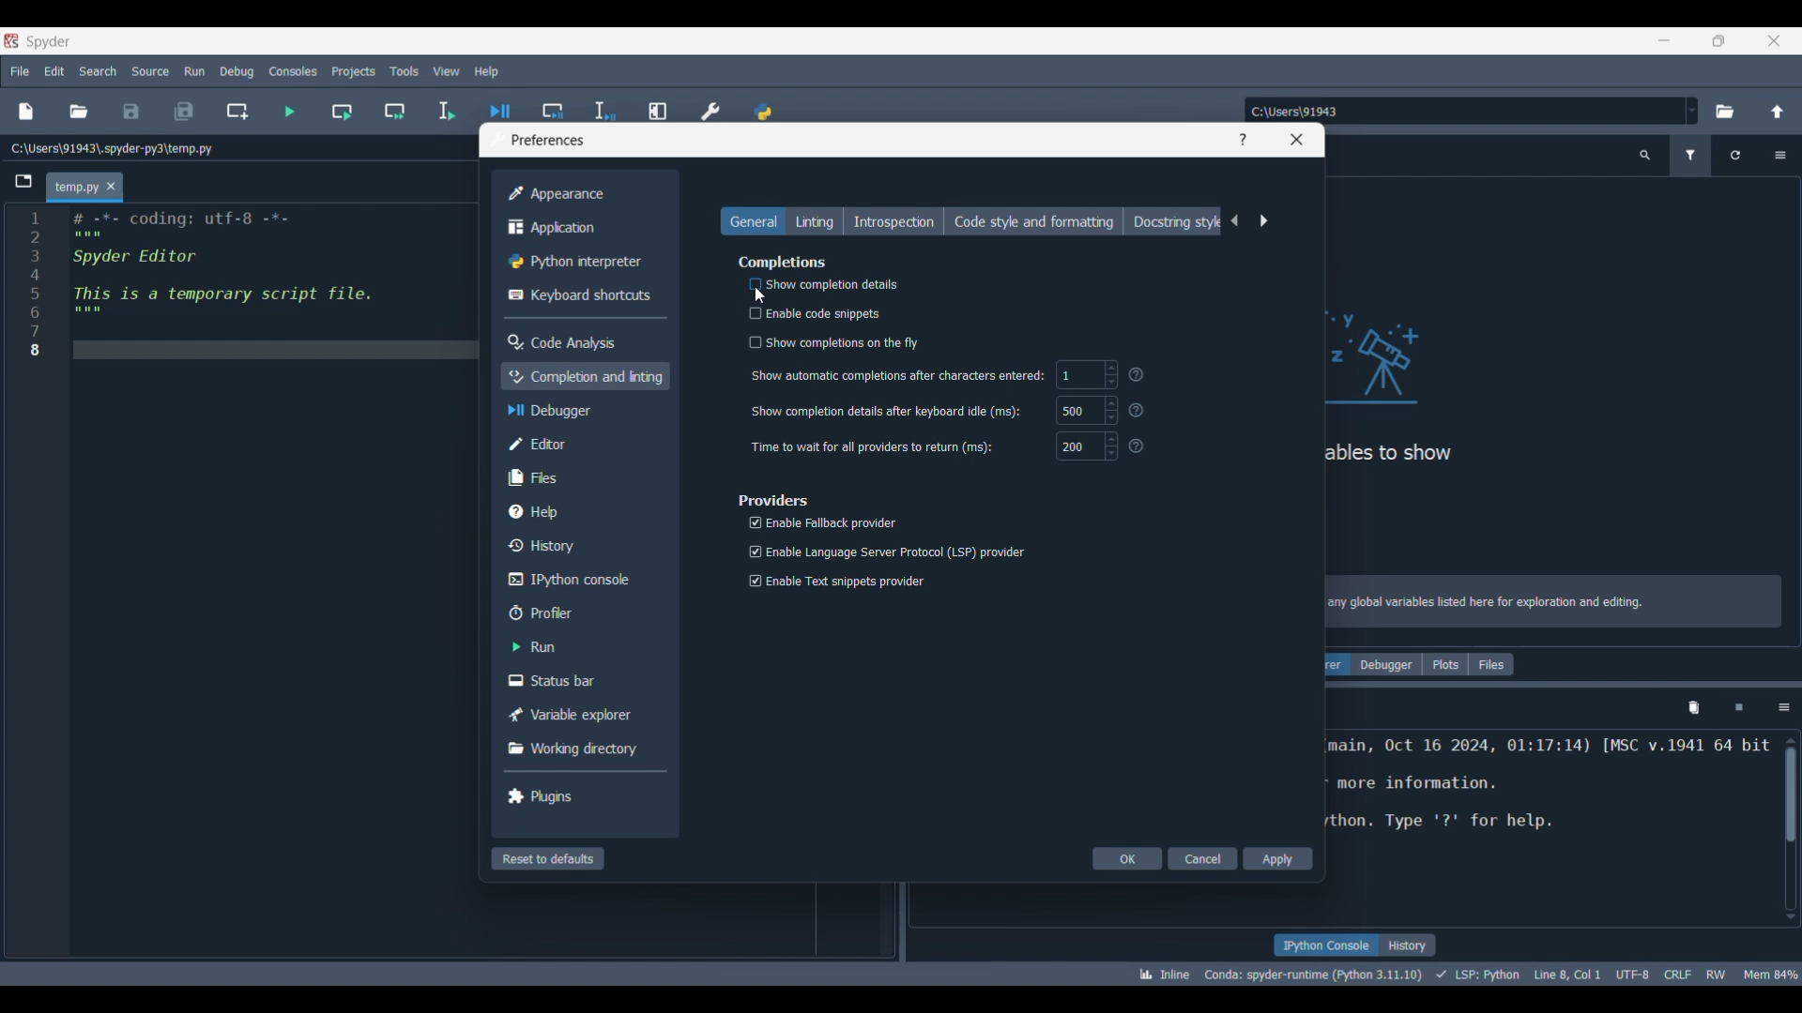  What do you see at coordinates (1278, 858) in the screenshot?
I see `Apply` at bounding box center [1278, 858].